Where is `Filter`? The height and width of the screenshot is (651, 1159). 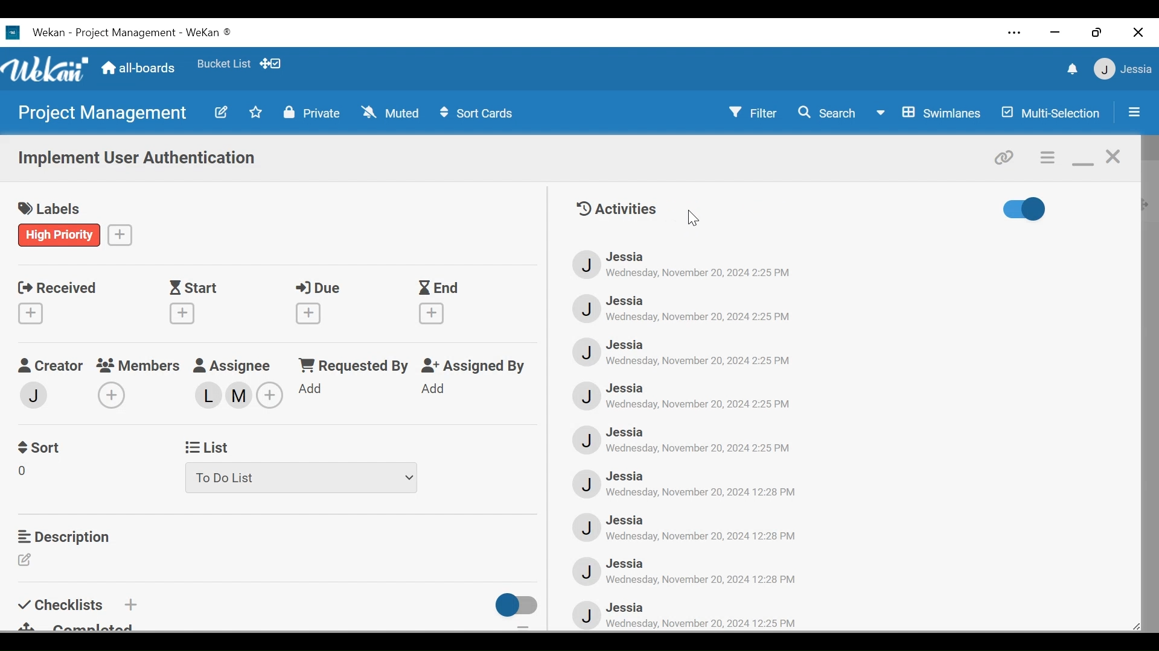 Filter is located at coordinates (755, 113).